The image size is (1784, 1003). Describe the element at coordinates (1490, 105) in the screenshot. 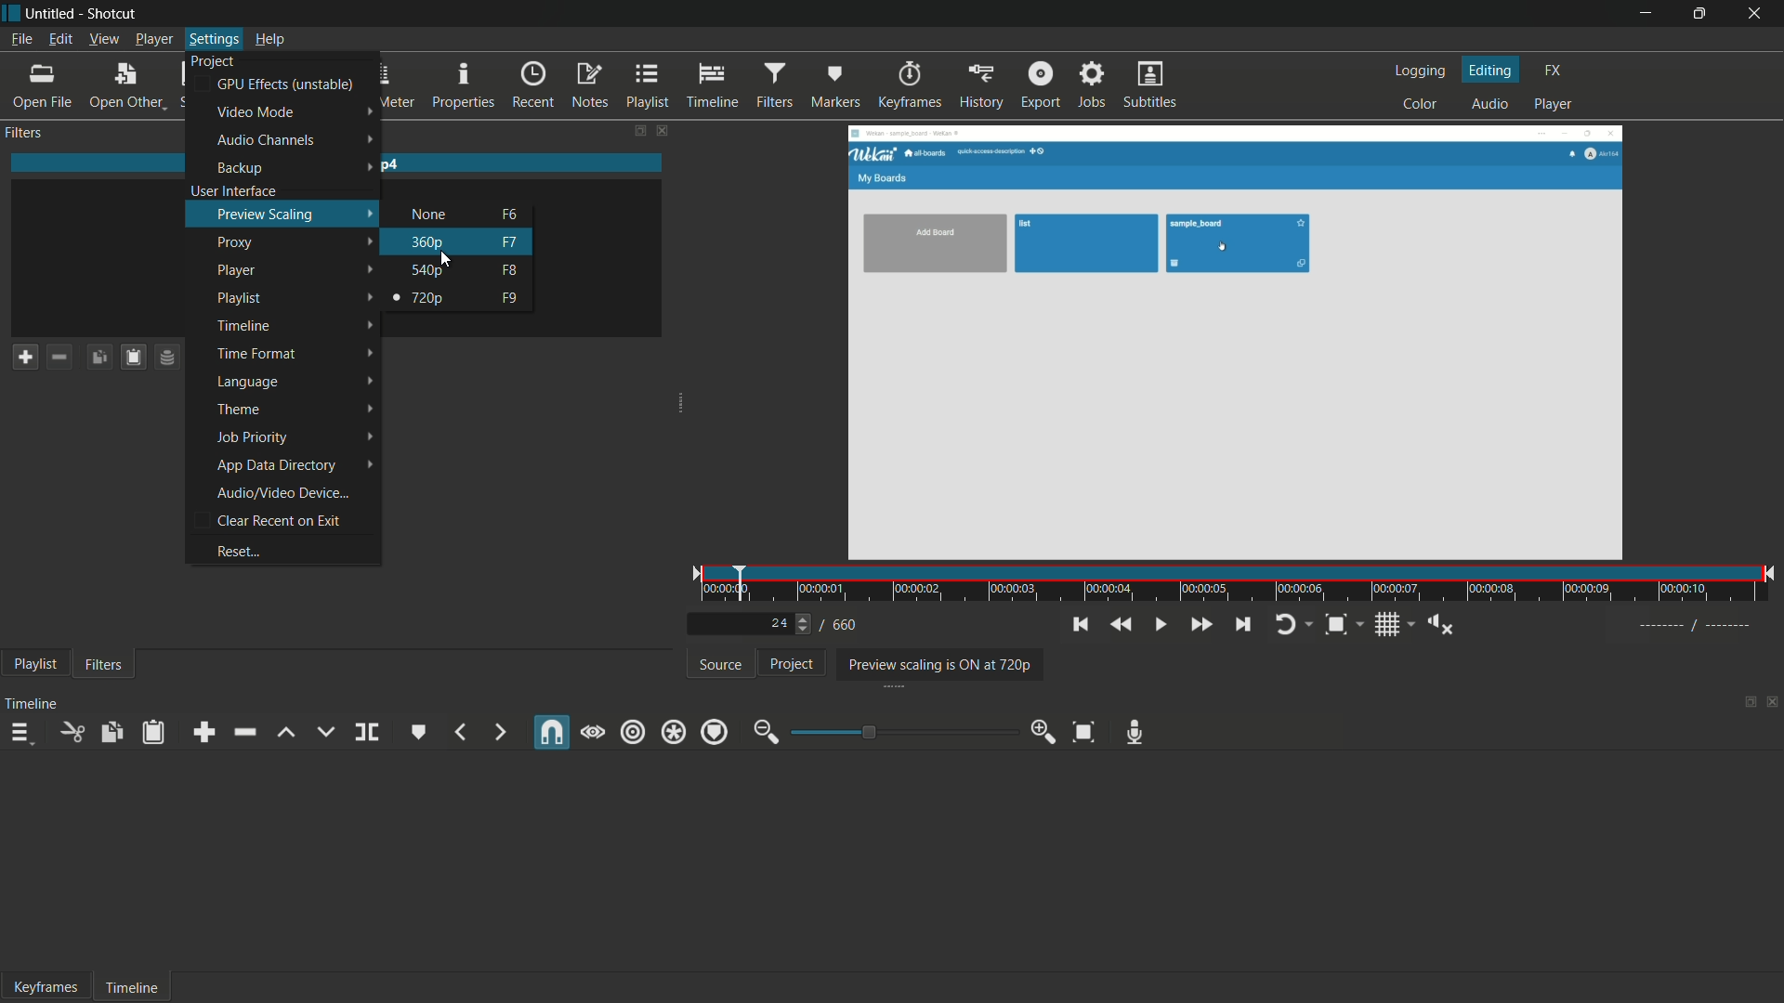

I see `audio` at that location.